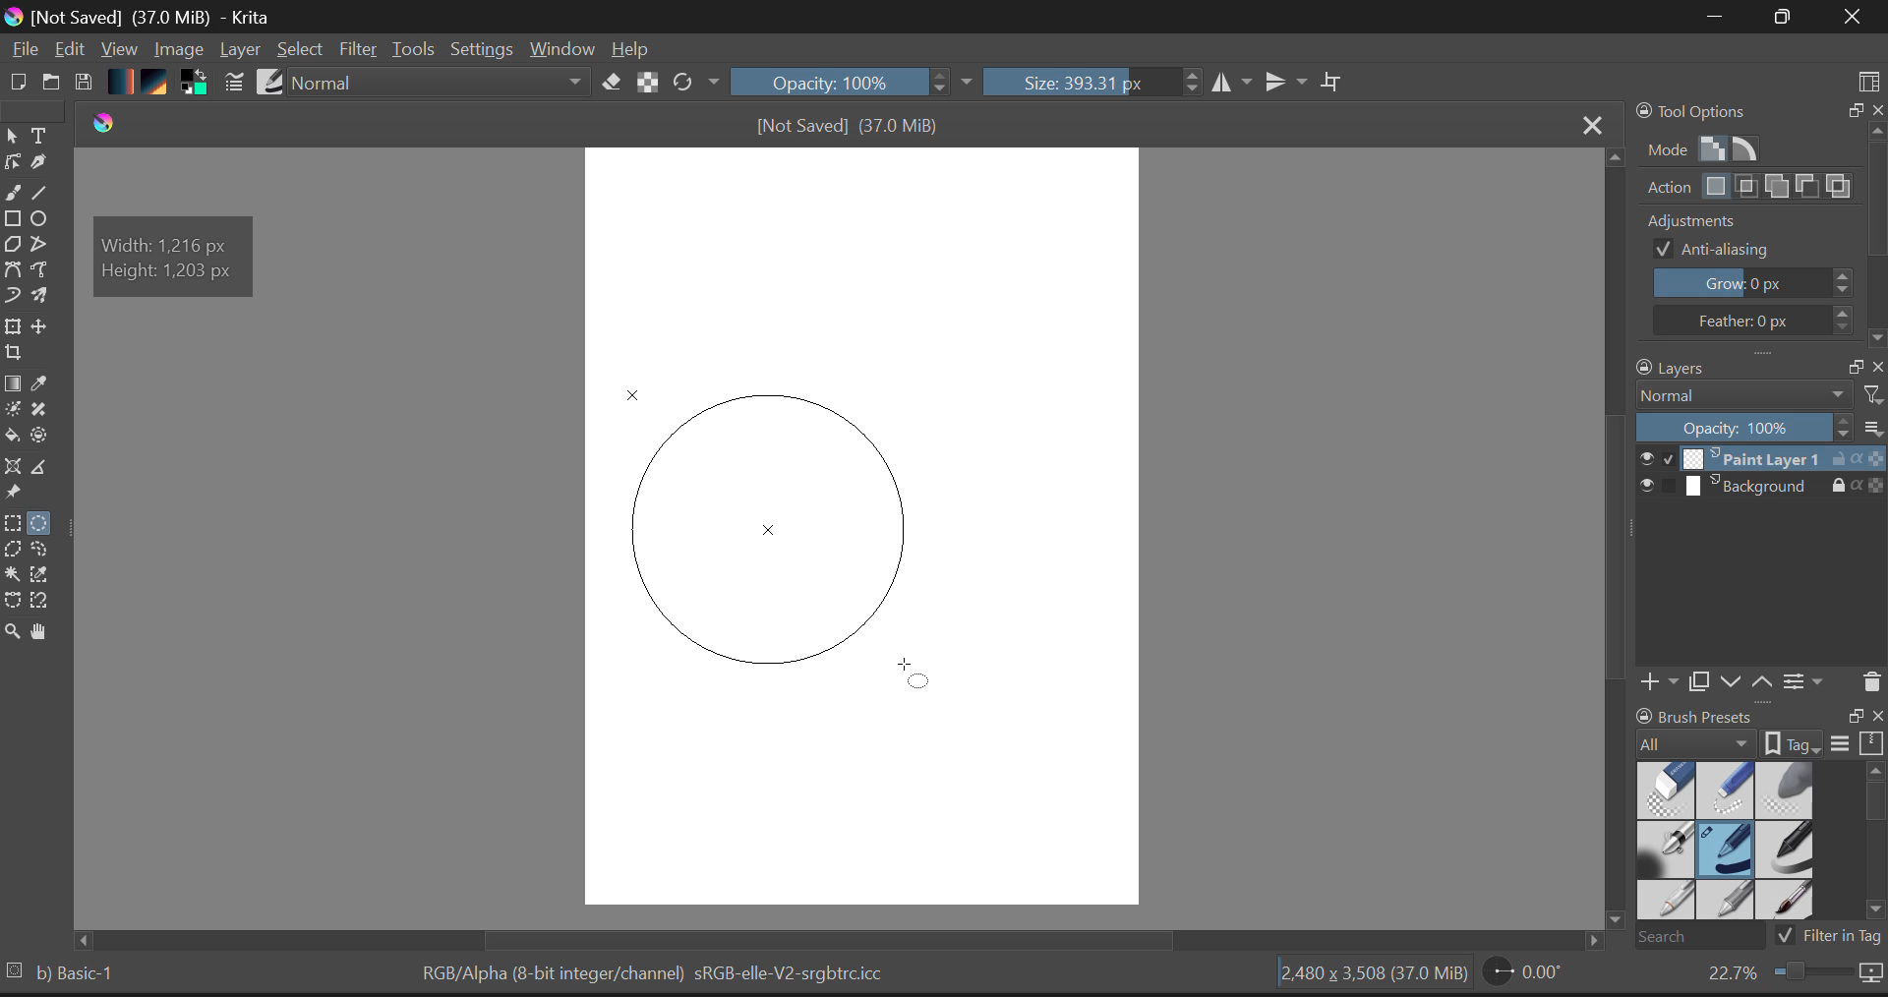  I want to click on Blending Mode, so click(439, 85).